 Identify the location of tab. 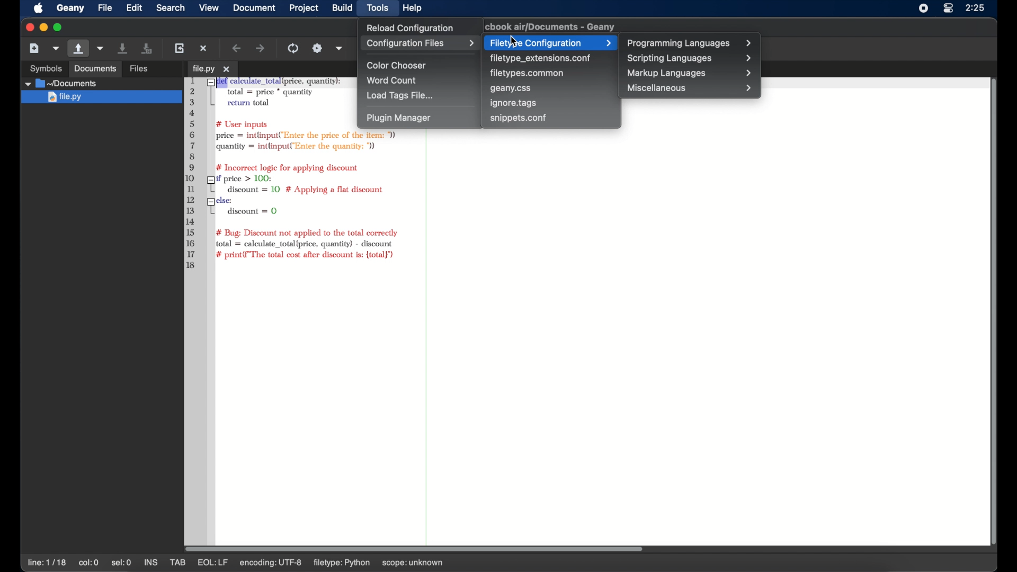
(179, 562).